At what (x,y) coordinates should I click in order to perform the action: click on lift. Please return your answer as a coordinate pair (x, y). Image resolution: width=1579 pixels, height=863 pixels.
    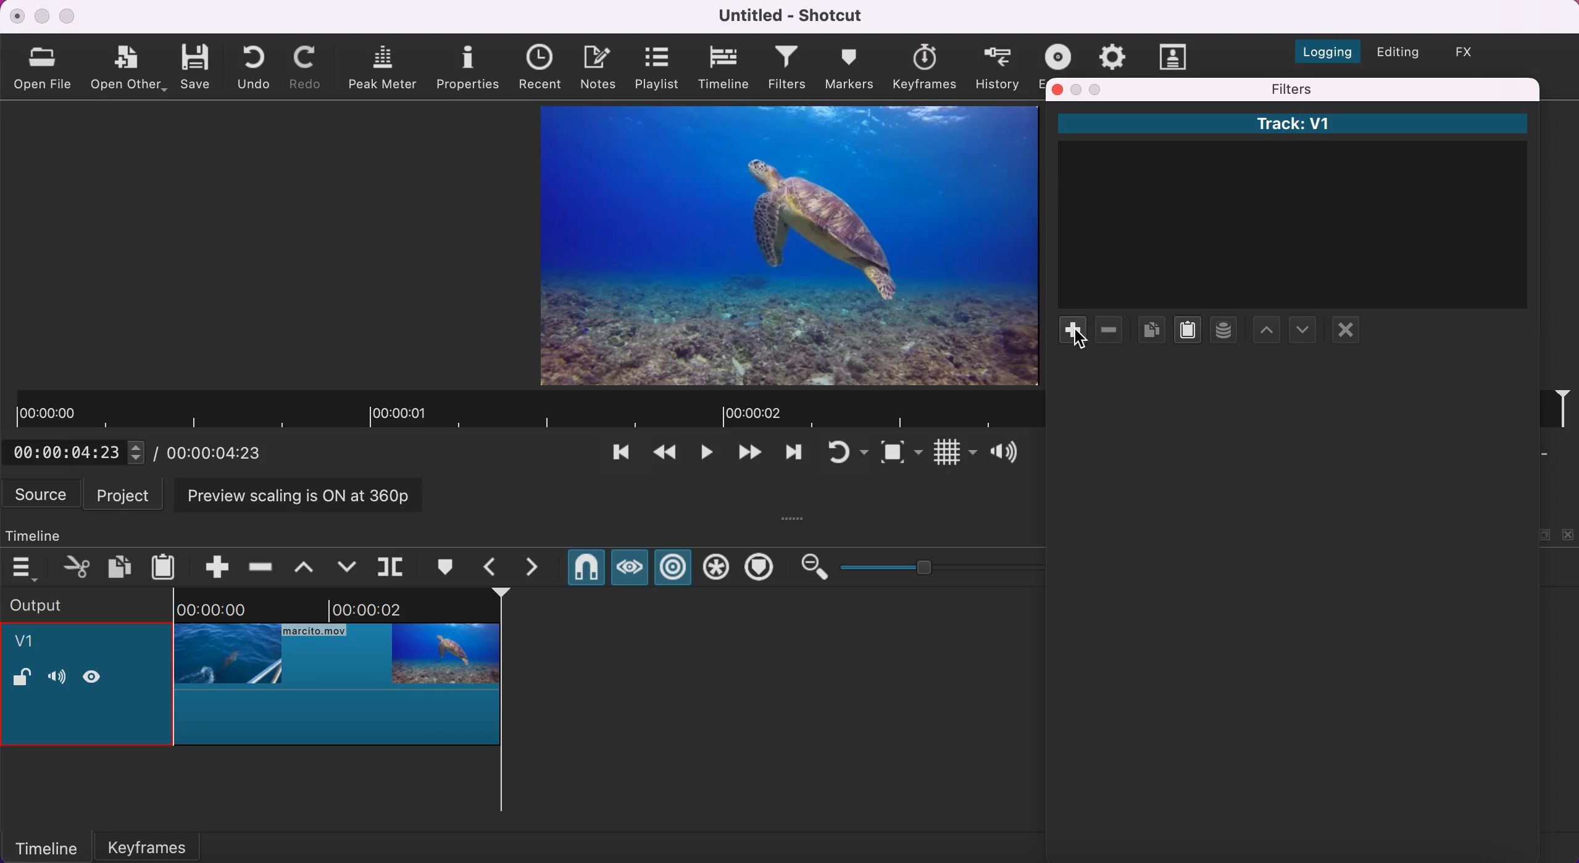
    Looking at the image, I should click on (309, 566).